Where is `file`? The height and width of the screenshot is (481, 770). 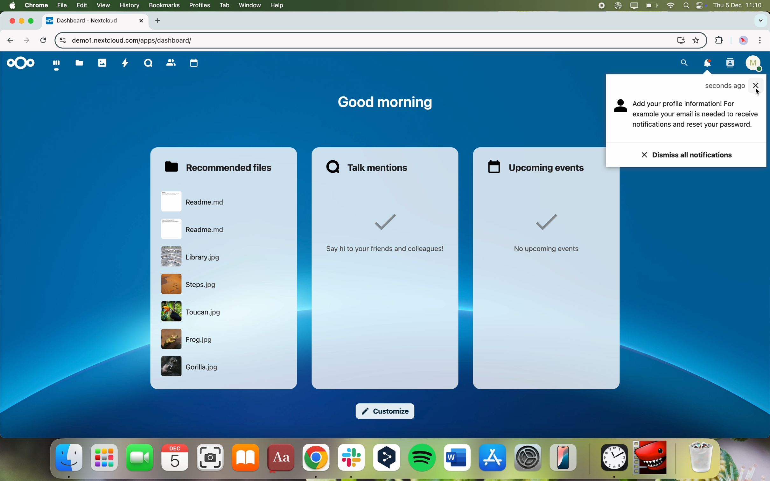 file is located at coordinates (192, 367).